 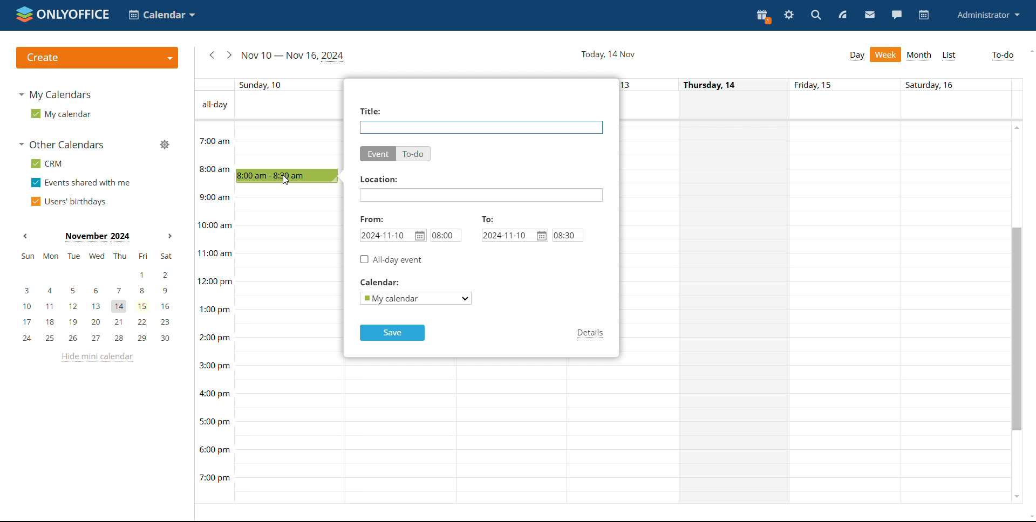 What do you see at coordinates (789, 15) in the screenshot?
I see `settings` at bounding box center [789, 15].